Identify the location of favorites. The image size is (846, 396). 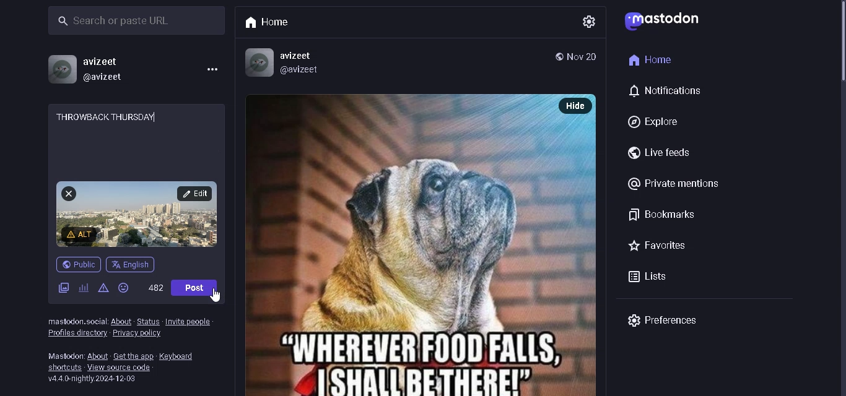
(668, 246).